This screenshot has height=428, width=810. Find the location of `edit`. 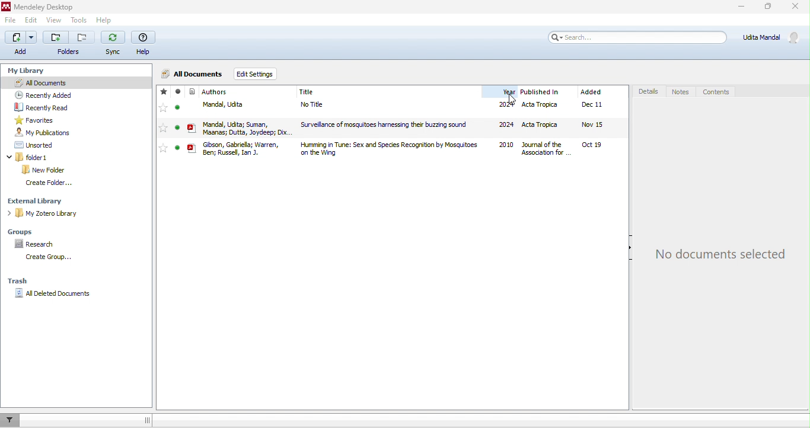

edit is located at coordinates (30, 21).